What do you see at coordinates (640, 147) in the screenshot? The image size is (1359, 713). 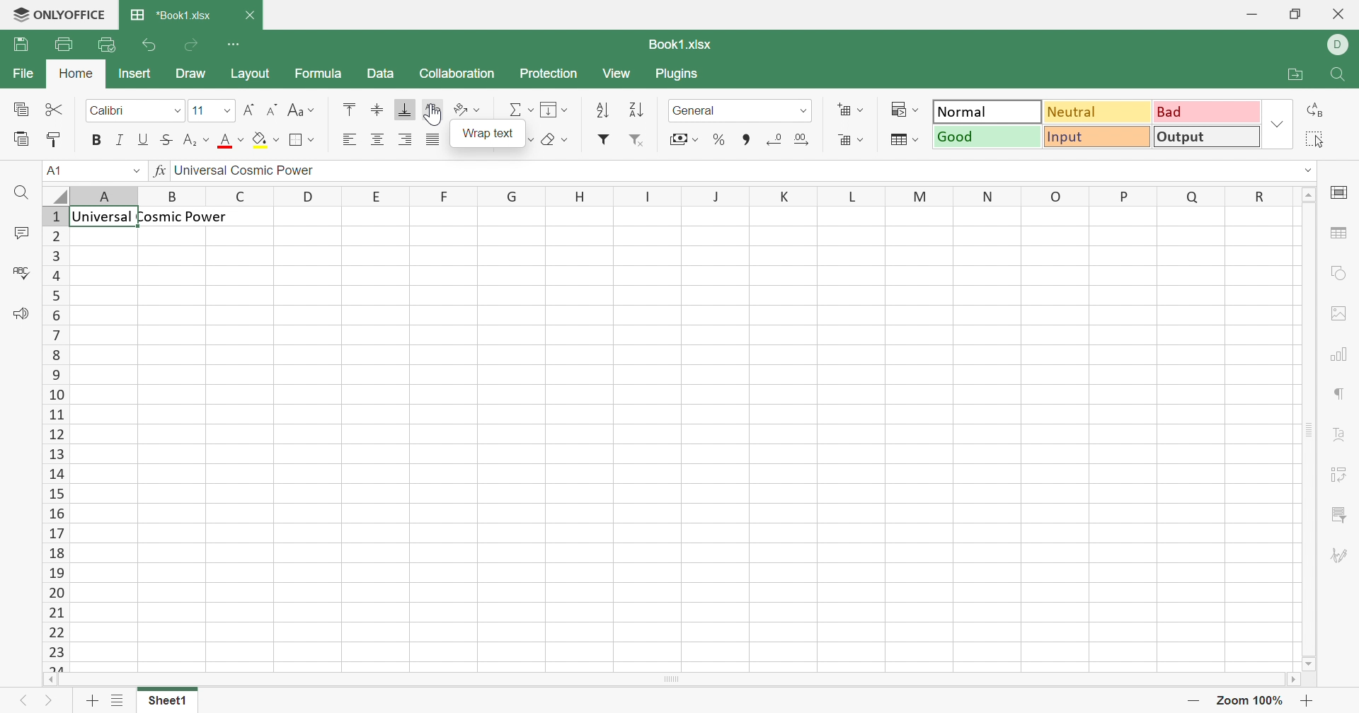 I see `Remove filter` at bounding box center [640, 147].